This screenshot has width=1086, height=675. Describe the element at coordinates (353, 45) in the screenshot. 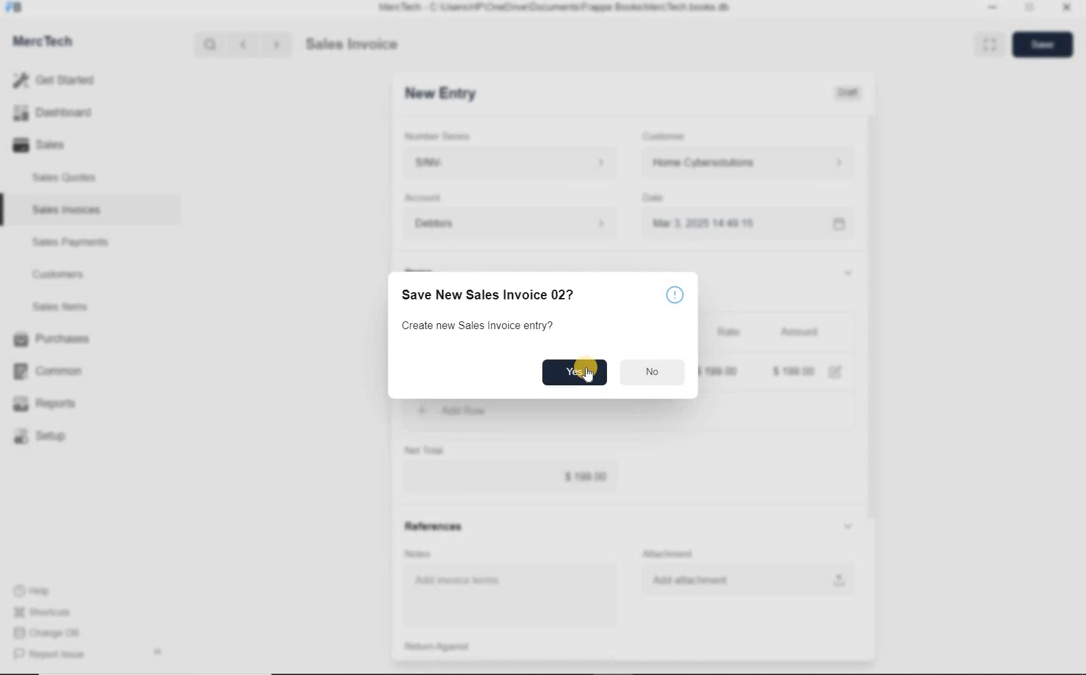

I see `Sales Invoice` at that location.